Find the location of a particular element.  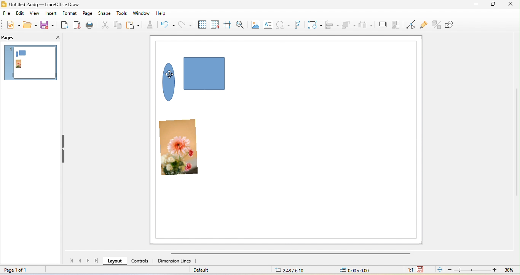

image is located at coordinates (256, 24).